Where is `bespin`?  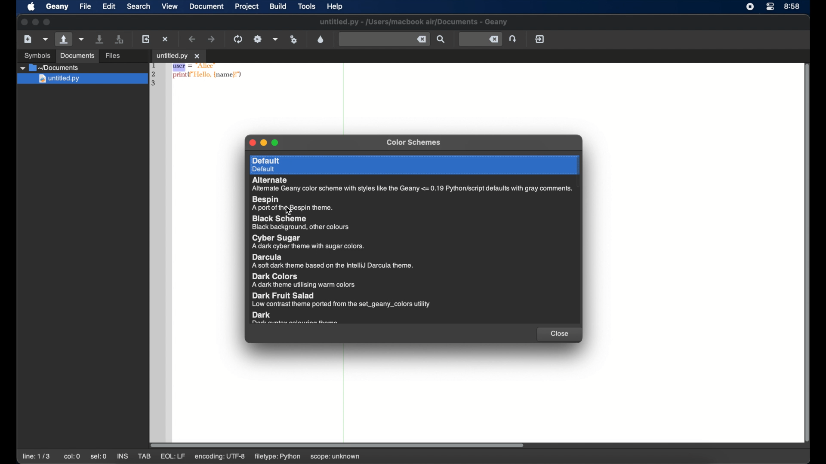 bespin is located at coordinates (293, 204).